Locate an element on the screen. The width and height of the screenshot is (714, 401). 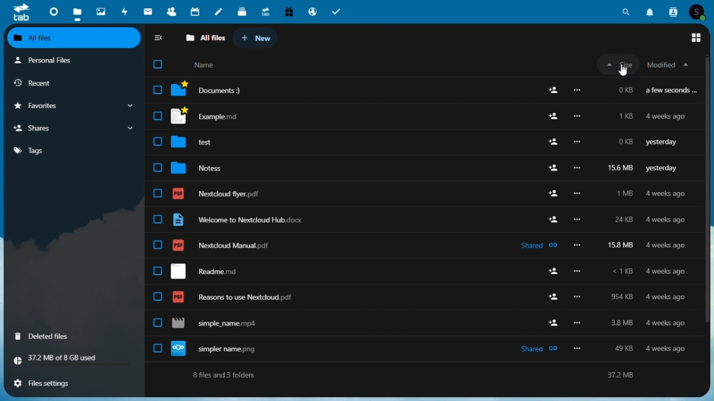
size is located at coordinates (617, 65).